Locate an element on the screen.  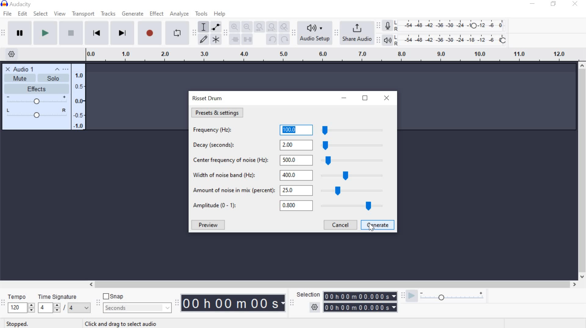
Recording meter toolbar is located at coordinates (378, 24).